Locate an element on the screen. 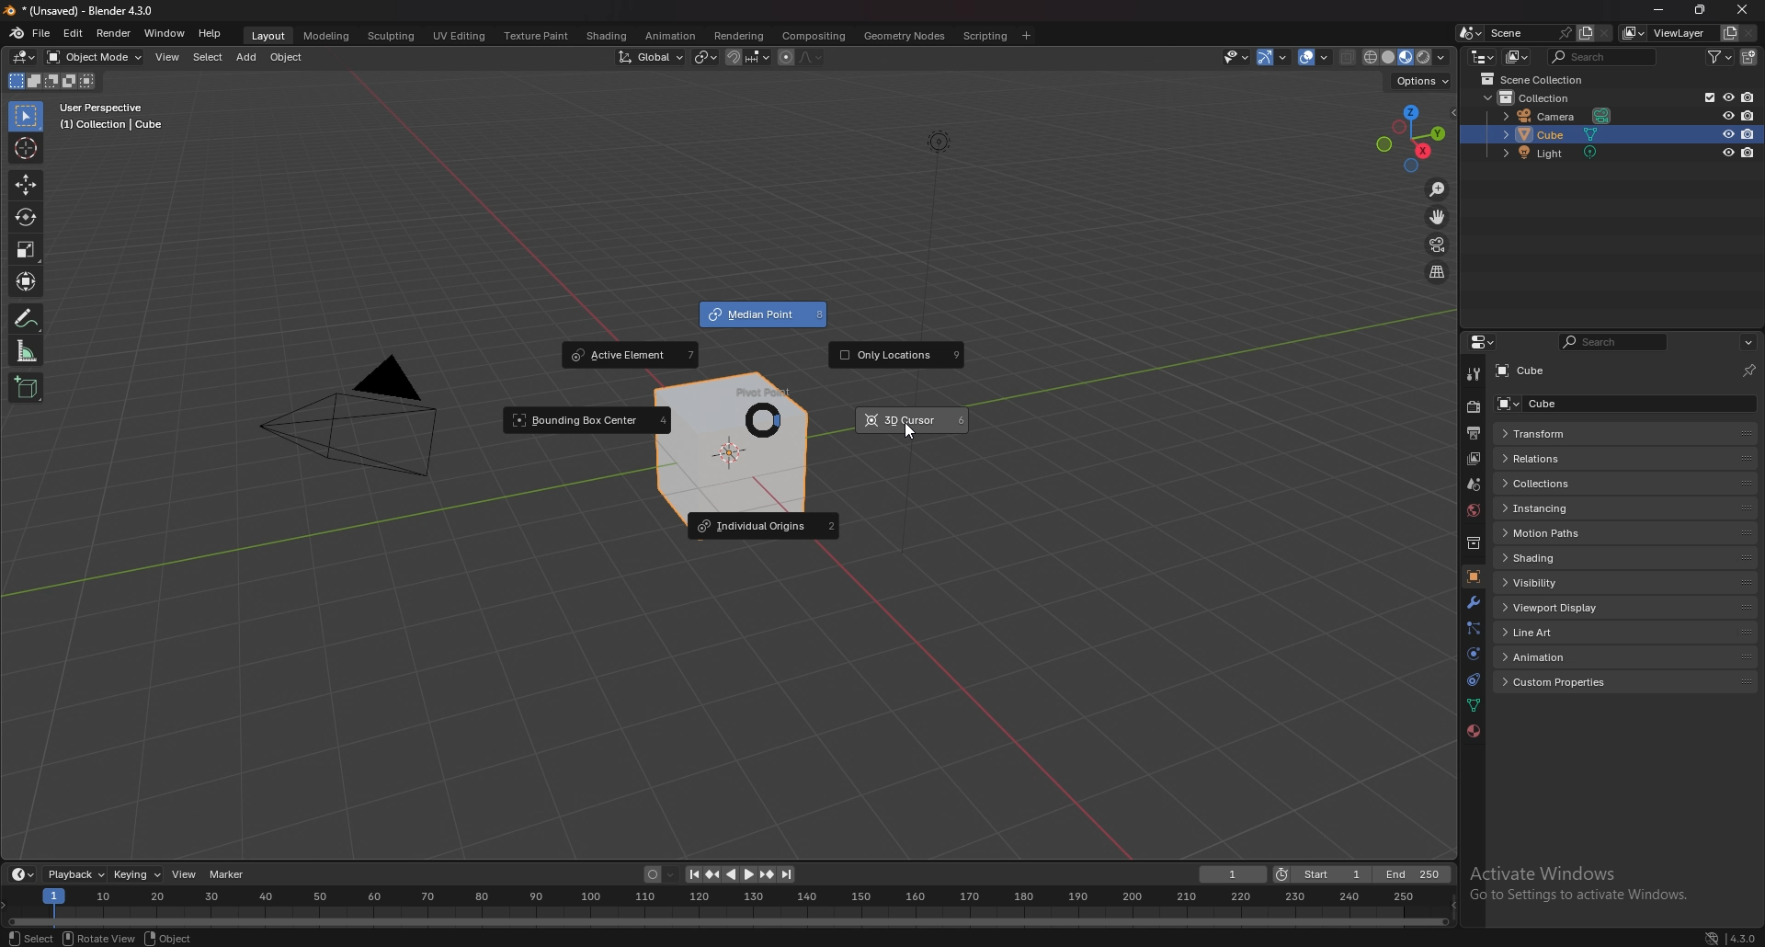 The width and height of the screenshot is (1765, 947). display mode is located at coordinates (1517, 57).